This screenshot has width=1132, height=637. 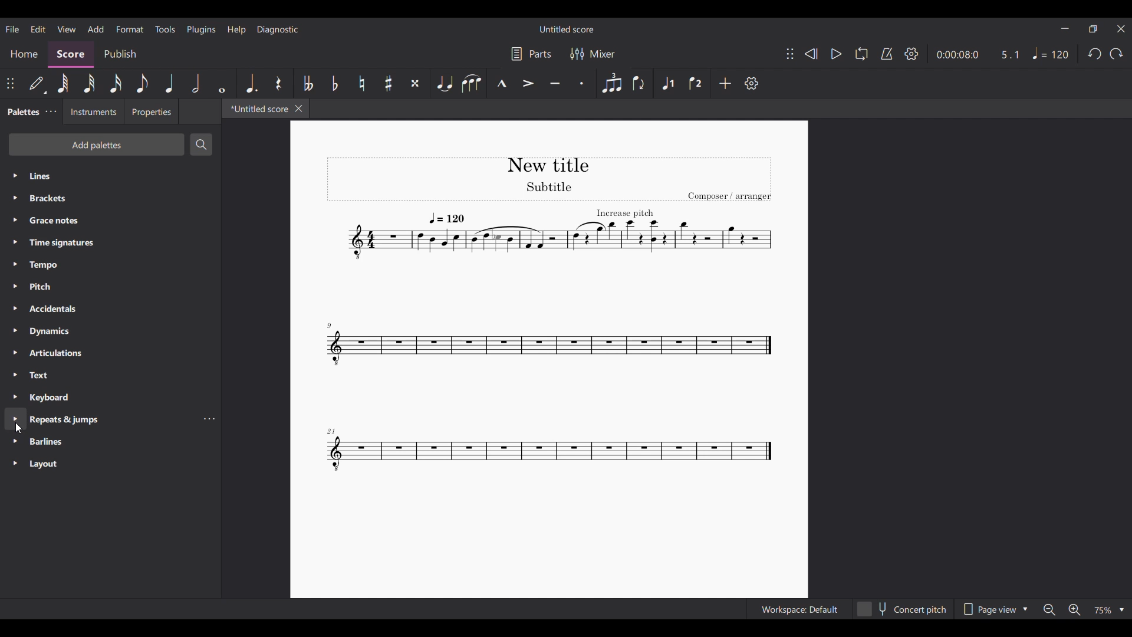 I want to click on Parts settings, so click(x=532, y=54).